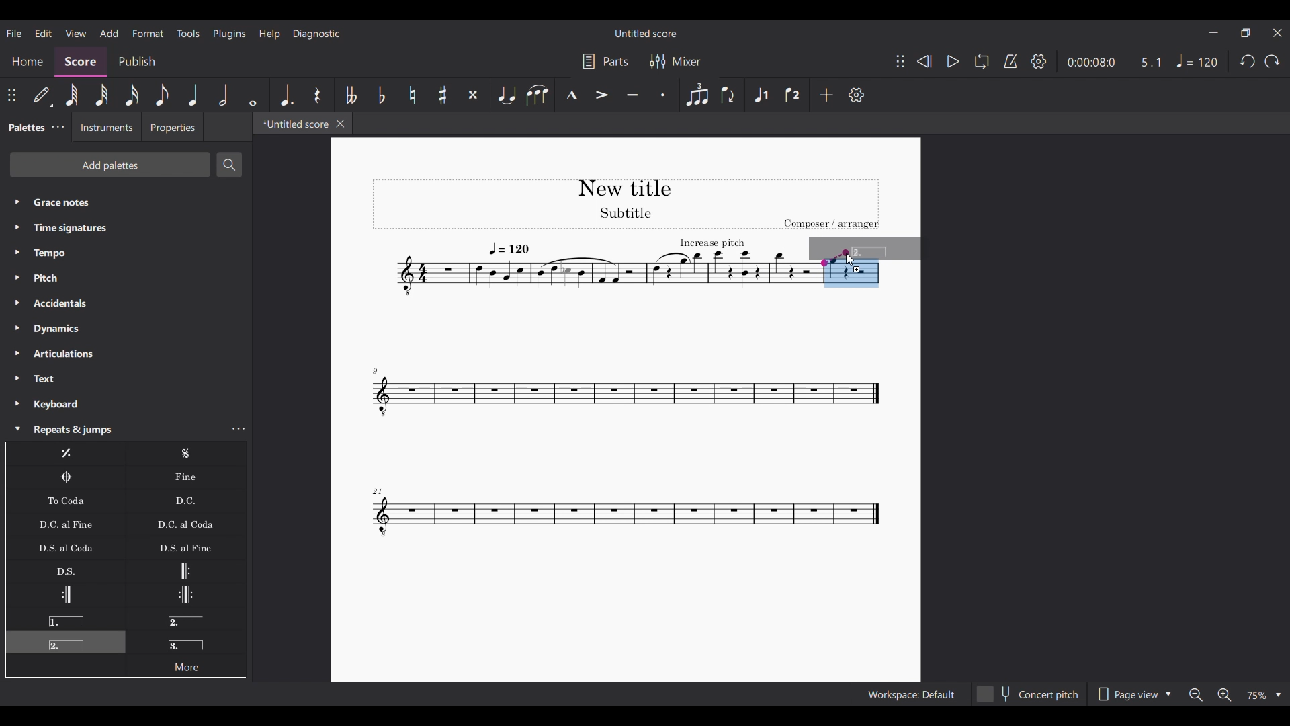  I want to click on Mixer settings, so click(676, 61).